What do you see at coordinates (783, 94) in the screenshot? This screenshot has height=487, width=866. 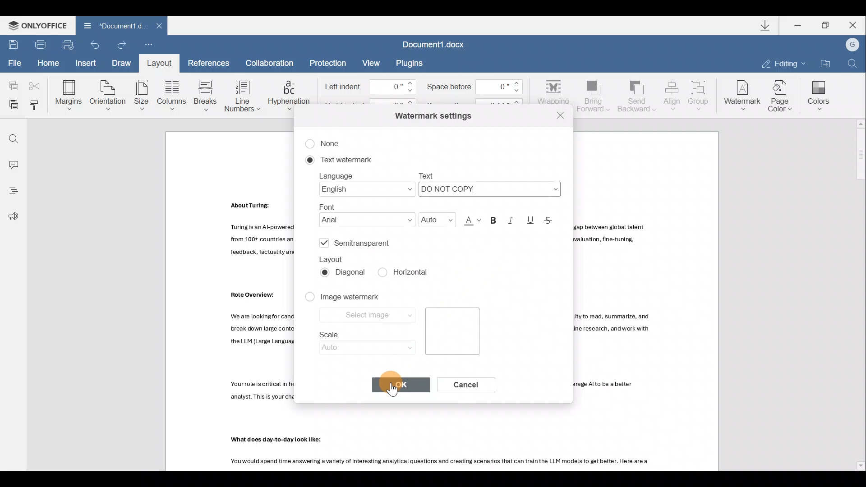 I see `Page color` at bounding box center [783, 94].